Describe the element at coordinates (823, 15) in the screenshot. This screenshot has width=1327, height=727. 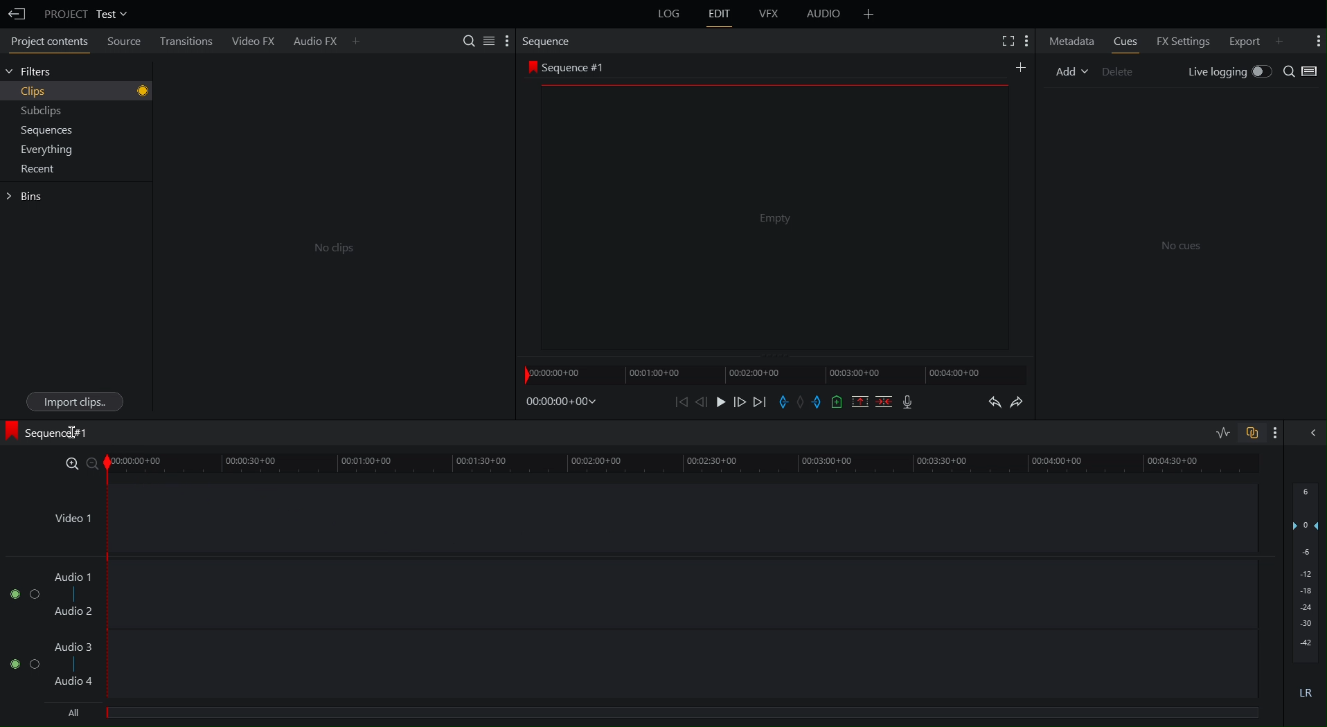
I see `Audio` at that location.